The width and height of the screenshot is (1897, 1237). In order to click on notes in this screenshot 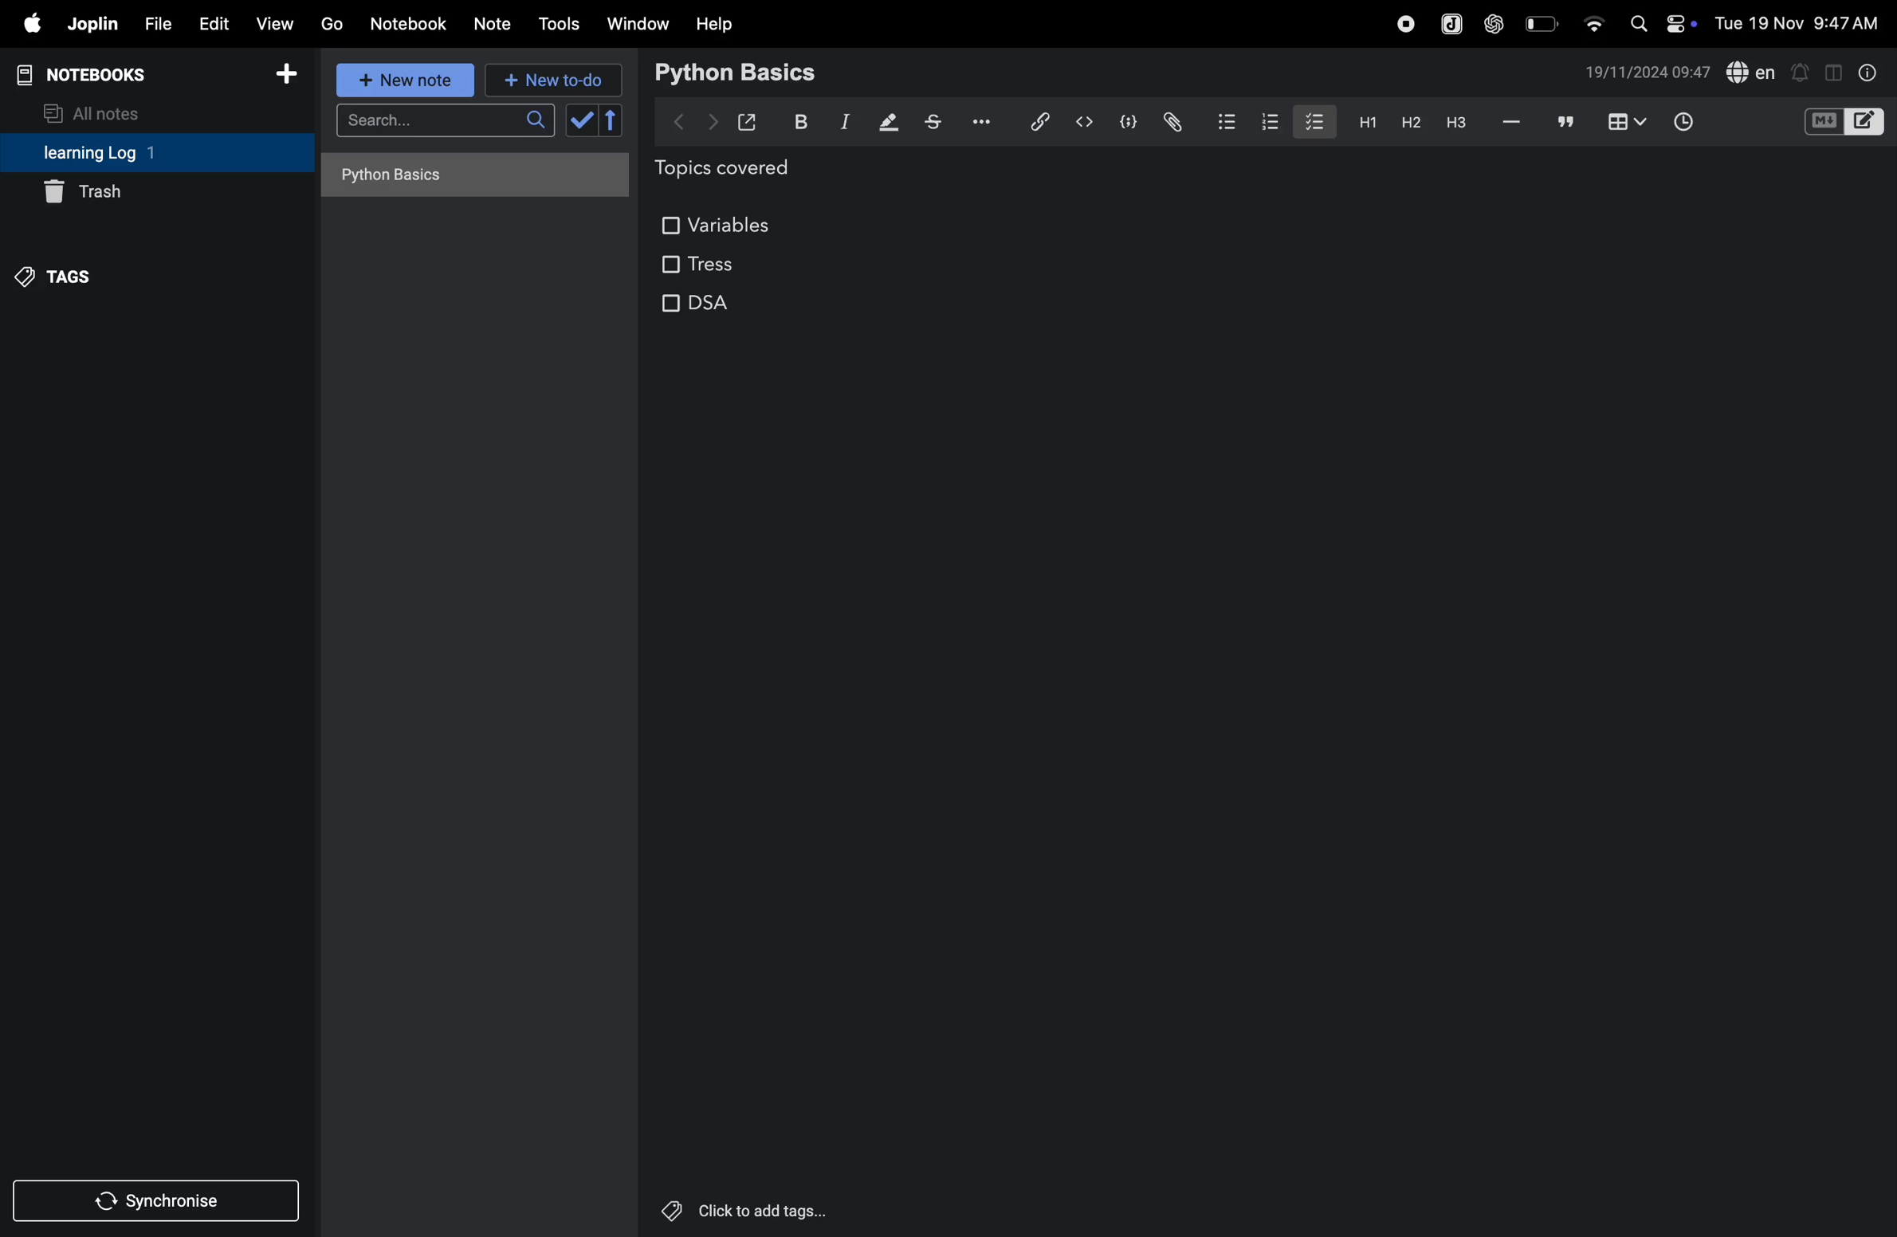, I will do `click(493, 25)`.